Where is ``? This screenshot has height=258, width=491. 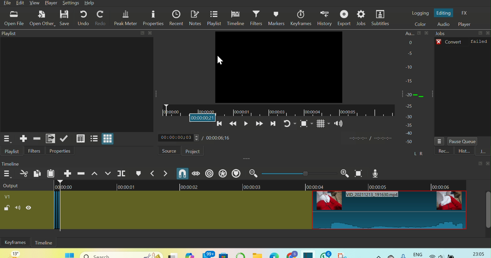  is located at coordinates (397, 253).